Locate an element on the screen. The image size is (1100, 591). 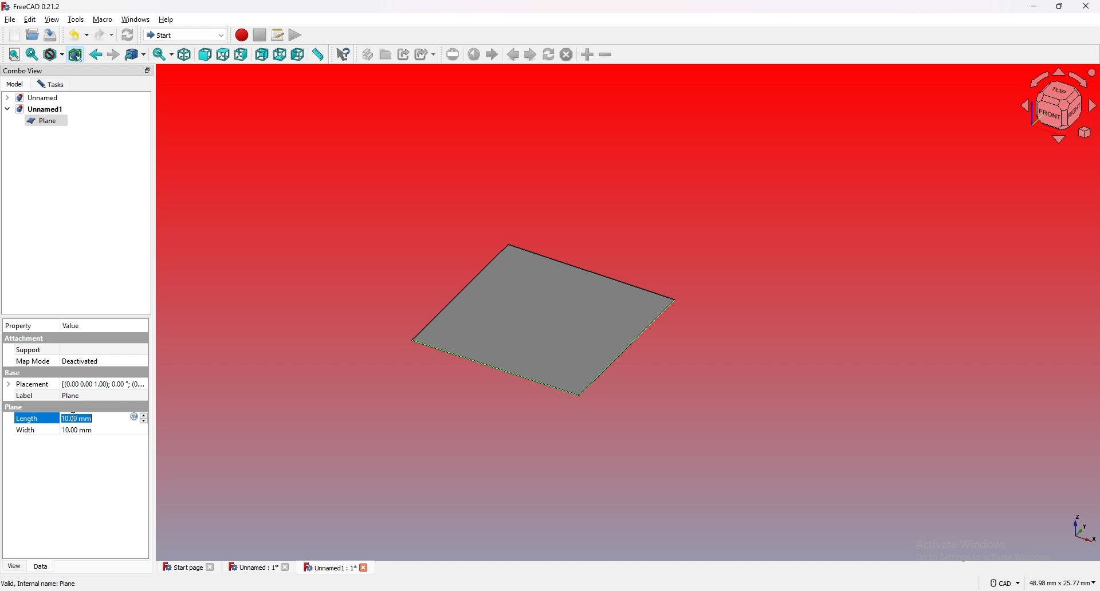
left is located at coordinates (298, 55).